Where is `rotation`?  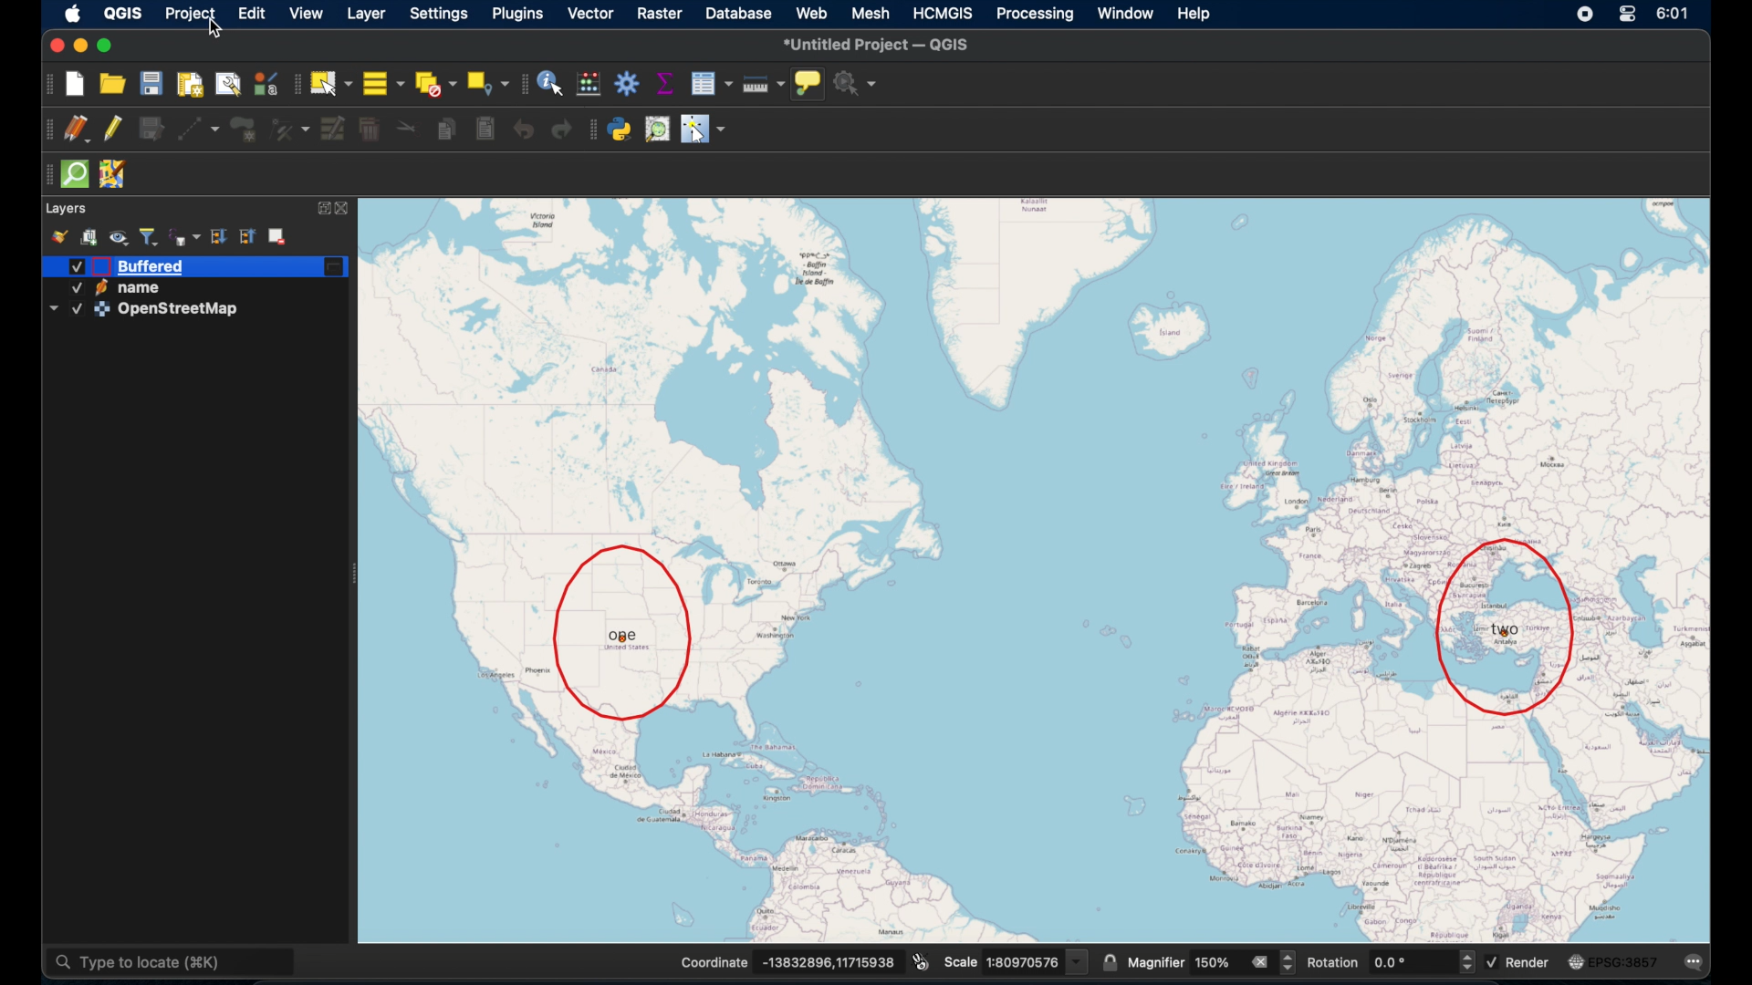
rotation is located at coordinates (1332, 963).